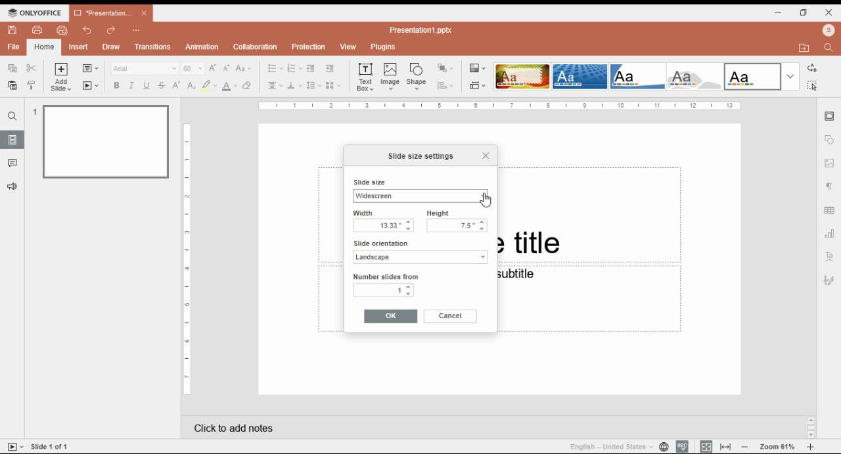 Image resolution: width=841 pixels, height=454 pixels. What do you see at coordinates (830, 234) in the screenshot?
I see `chart settings` at bounding box center [830, 234].